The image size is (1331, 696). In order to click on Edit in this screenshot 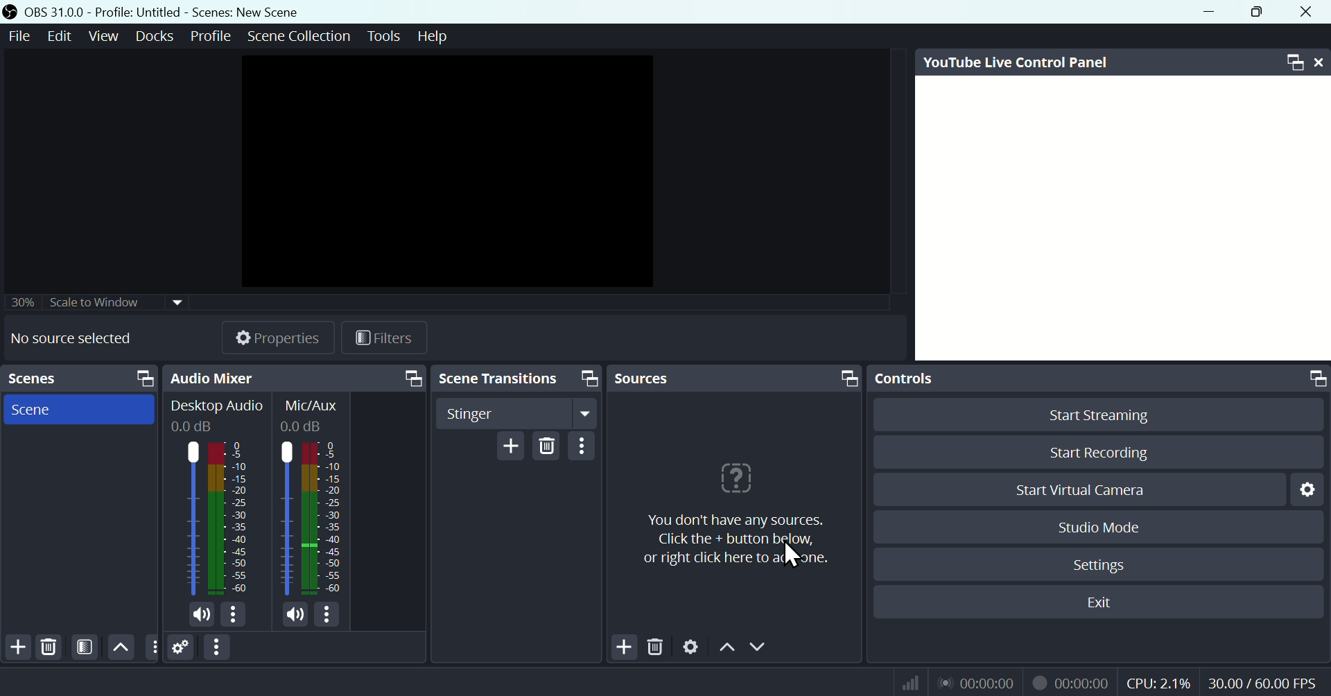, I will do `click(61, 37)`.